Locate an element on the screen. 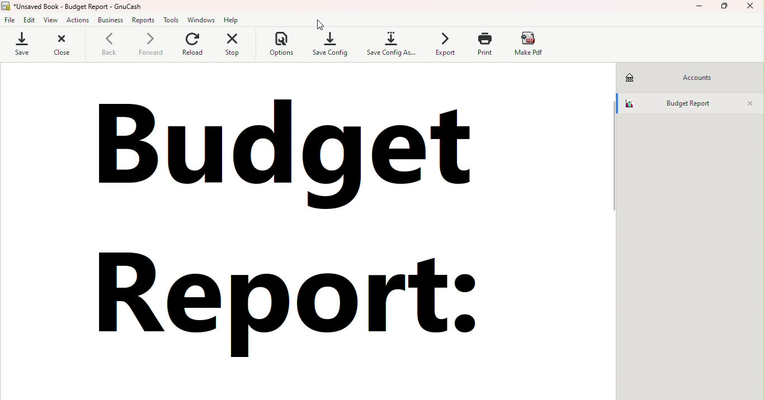 The width and height of the screenshot is (764, 400). Reports is located at coordinates (143, 21).